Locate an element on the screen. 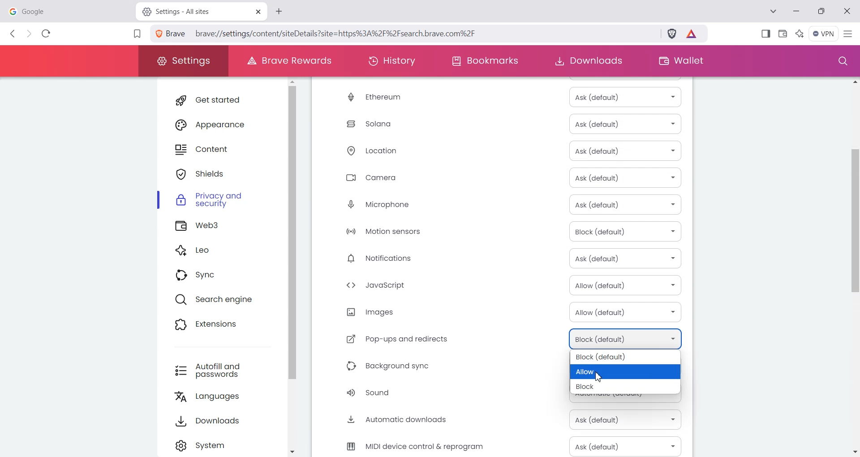 The width and height of the screenshot is (860, 457). Appearance is located at coordinates (221, 124).